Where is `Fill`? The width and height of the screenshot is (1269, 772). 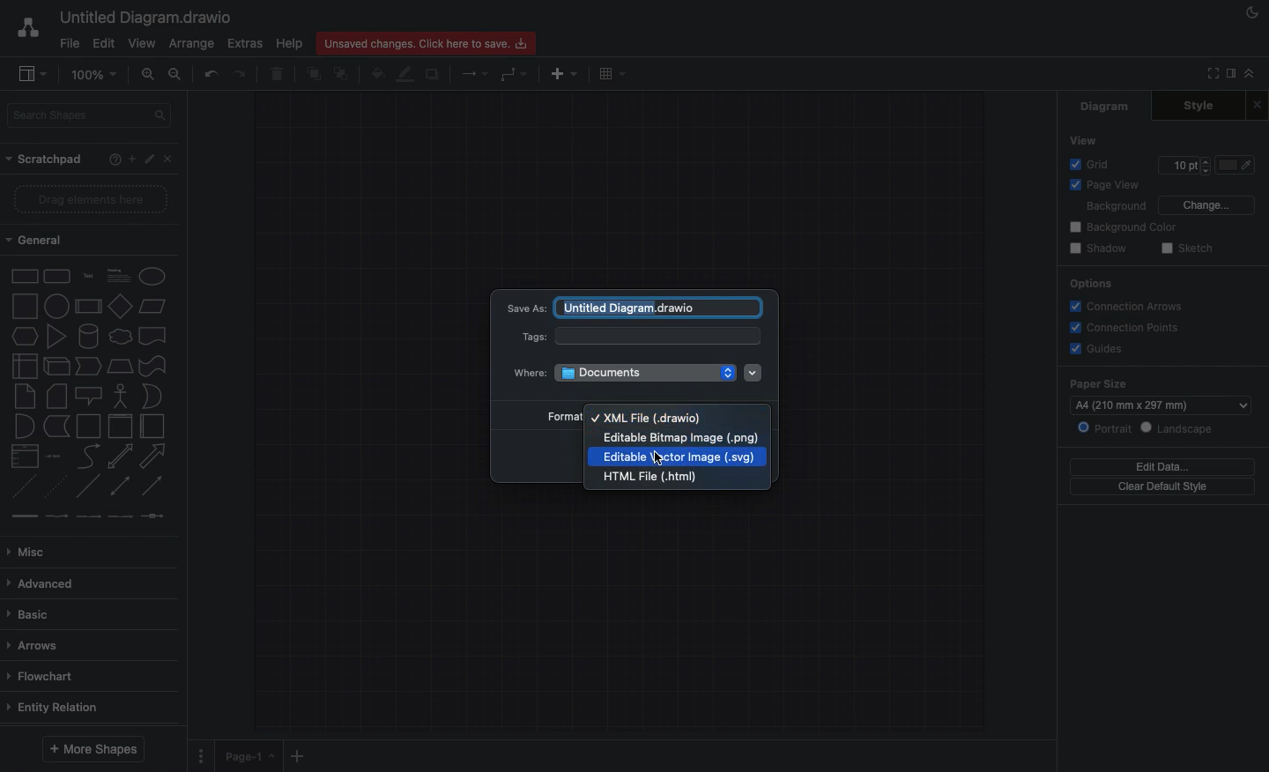
Fill is located at coordinates (1242, 166).